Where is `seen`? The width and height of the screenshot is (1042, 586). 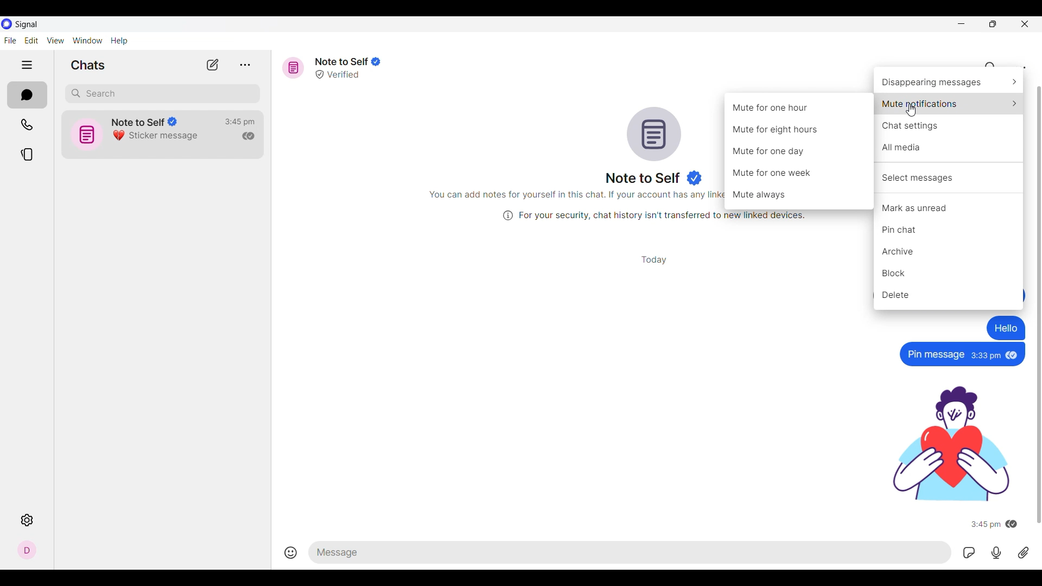
seen is located at coordinates (1013, 354).